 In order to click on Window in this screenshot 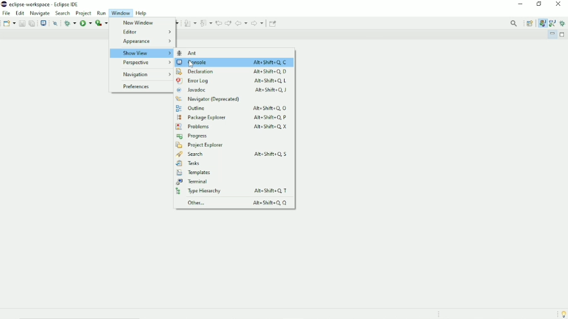, I will do `click(121, 13)`.